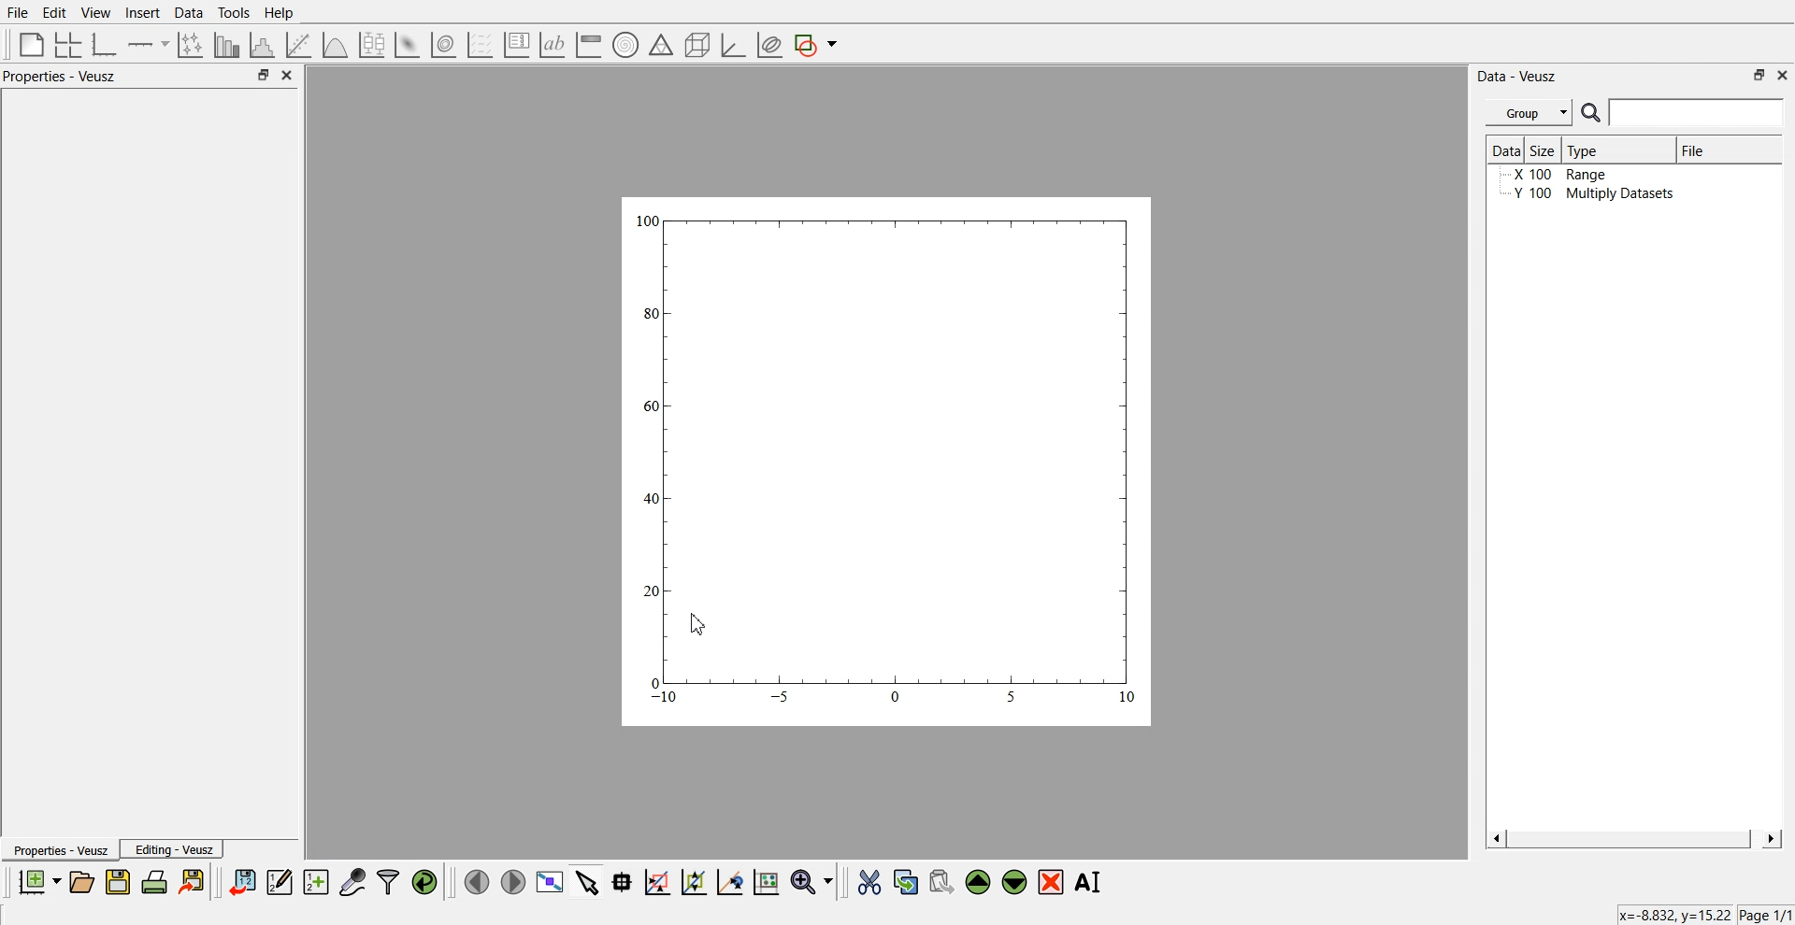 This screenshot has height=925, width=1795. What do you see at coordinates (65, 77) in the screenshot?
I see `Properties - Veusz` at bounding box center [65, 77].